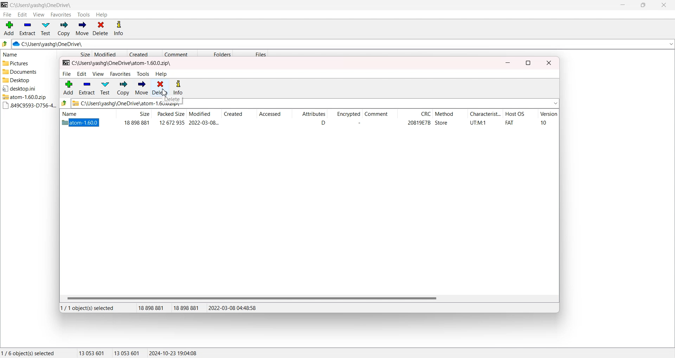 The height and width of the screenshot is (358, 675). Describe the element at coordinates (478, 123) in the screenshot. I see `UT:M:1` at that location.